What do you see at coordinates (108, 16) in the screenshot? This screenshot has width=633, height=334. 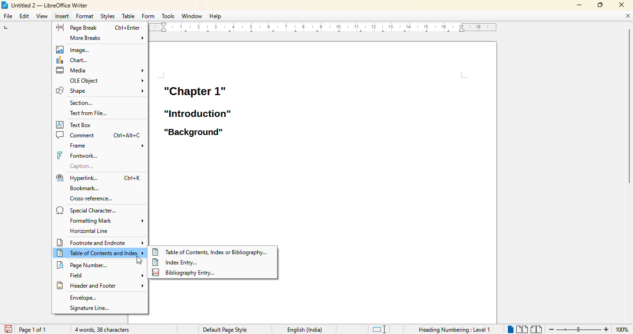 I see `styles` at bounding box center [108, 16].